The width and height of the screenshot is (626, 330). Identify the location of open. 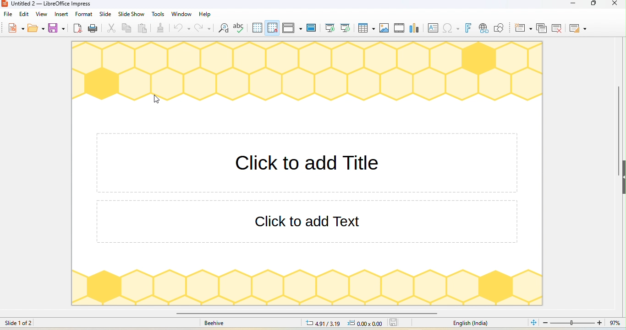
(36, 27).